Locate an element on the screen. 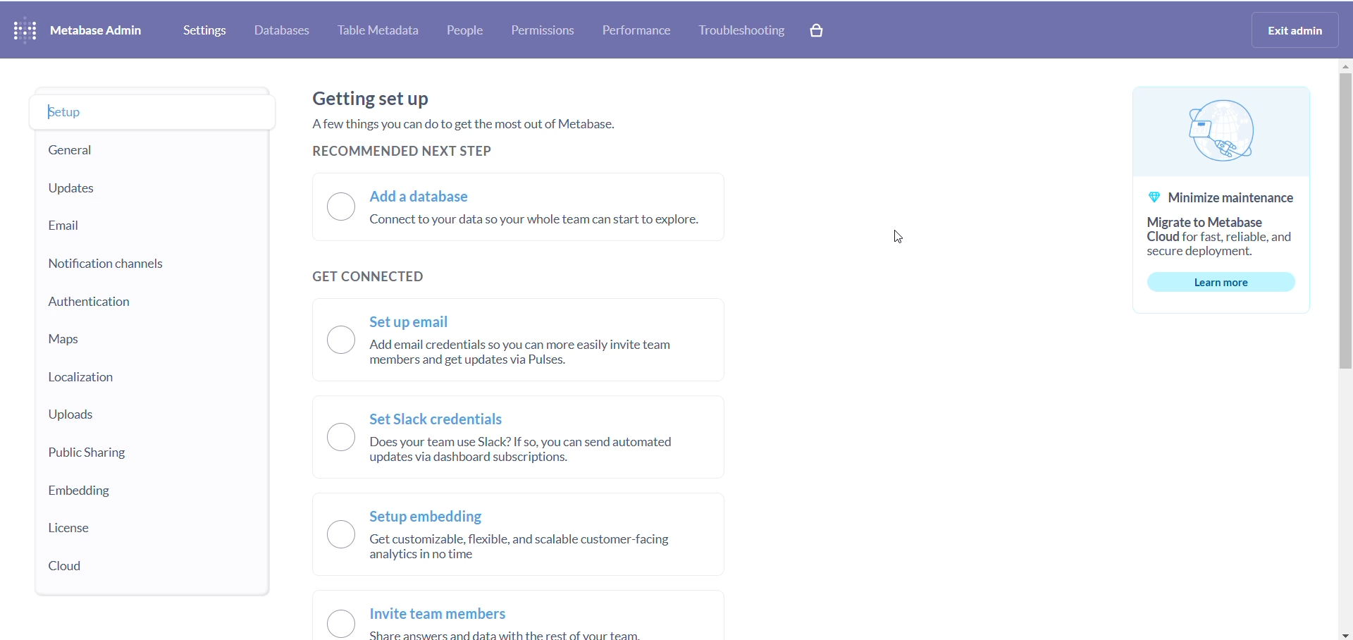  cart is located at coordinates (819, 32).